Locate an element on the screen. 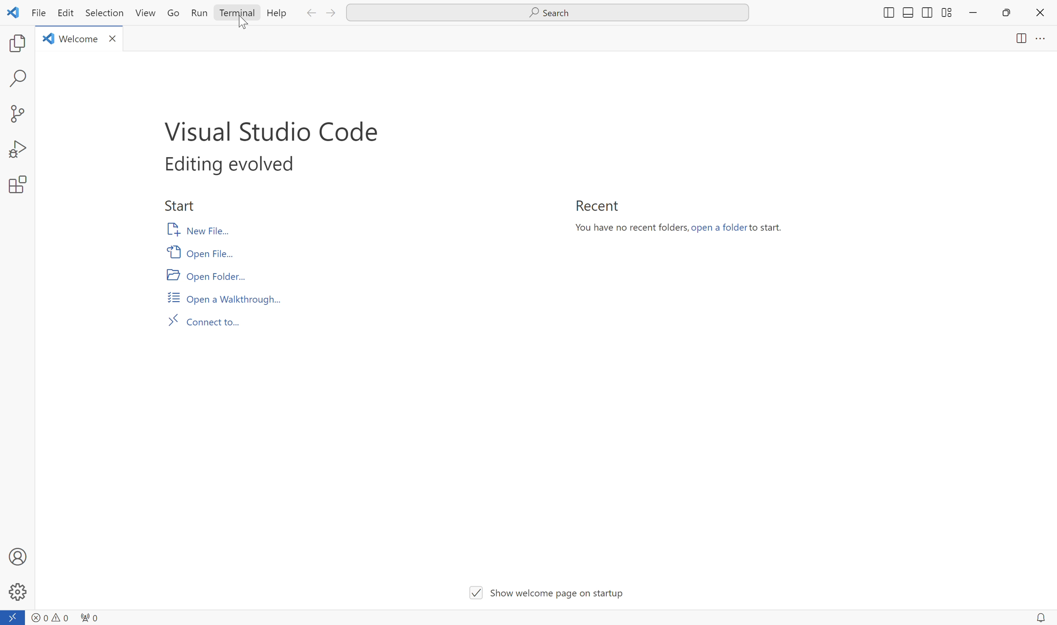 The width and height of the screenshot is (1057, 625). View is located at coordinates (146, 13).